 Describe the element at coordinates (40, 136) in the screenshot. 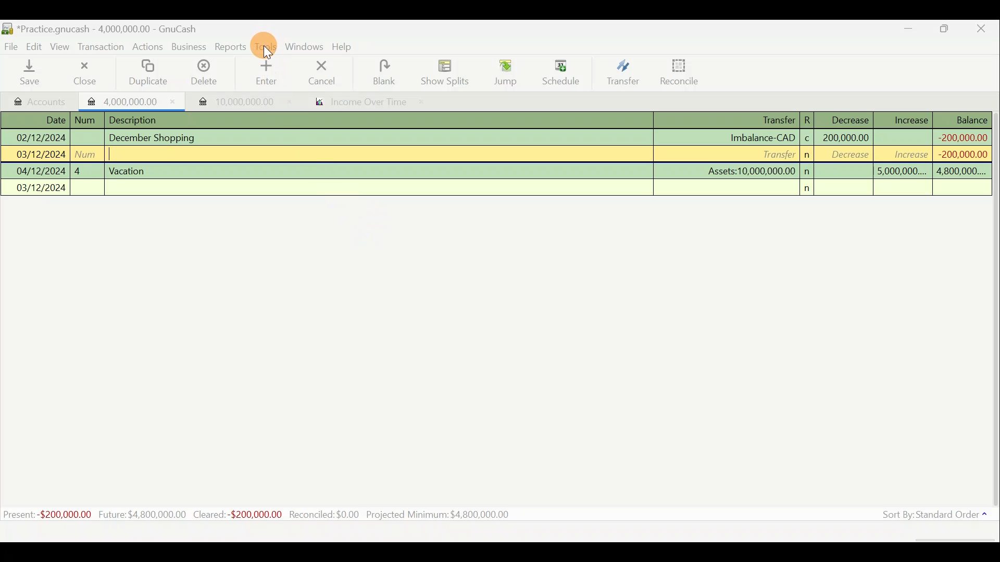

I see `02/12/2024` at that location.